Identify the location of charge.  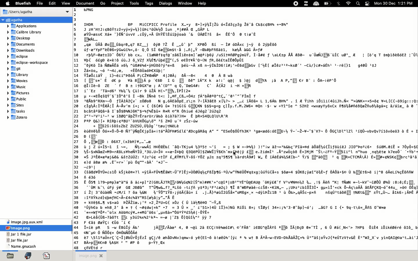
(328, 3).